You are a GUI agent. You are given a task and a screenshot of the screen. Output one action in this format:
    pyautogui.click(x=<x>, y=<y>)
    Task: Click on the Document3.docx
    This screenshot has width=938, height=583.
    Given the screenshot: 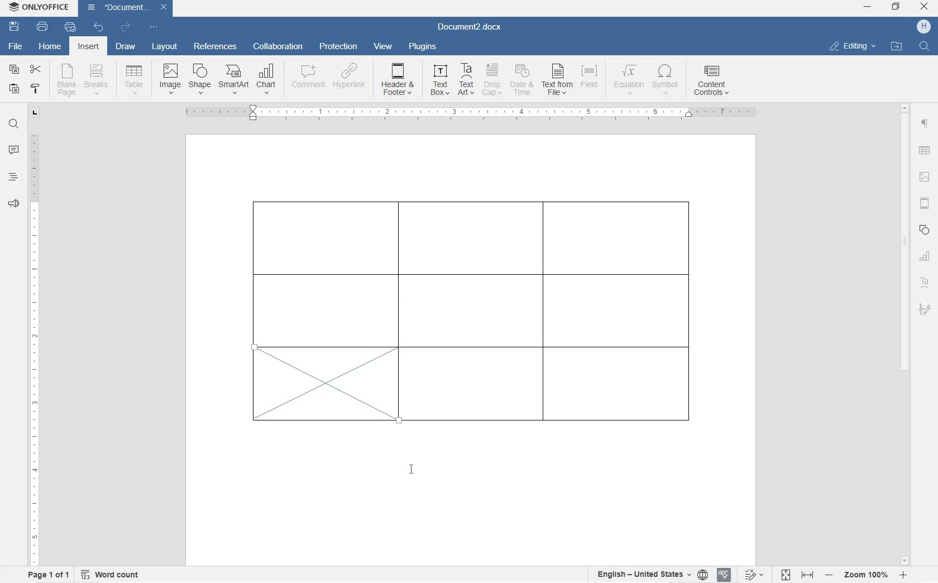 What is the action you would take?
    pyautogui.click(x=473, y=28)
    